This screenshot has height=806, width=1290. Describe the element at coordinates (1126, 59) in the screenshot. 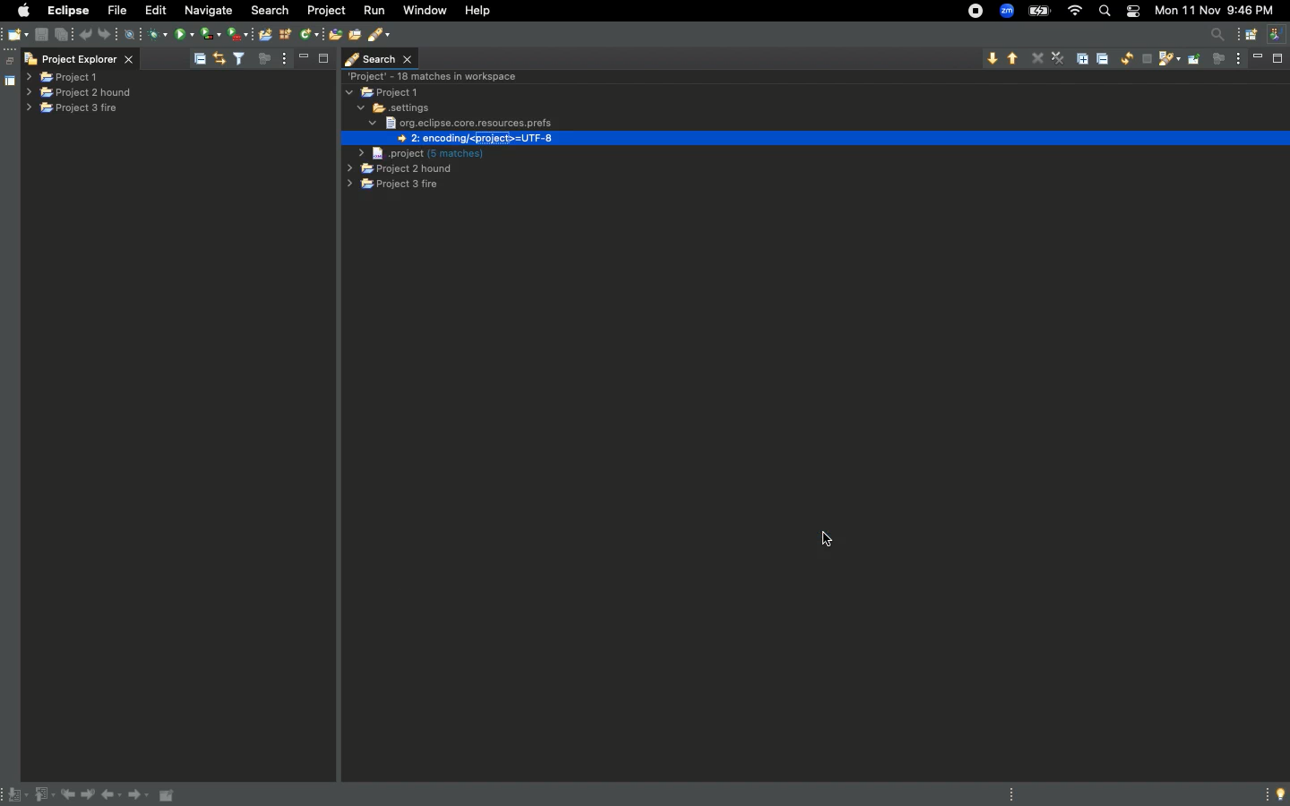

I see `Run the current search again` at that location.